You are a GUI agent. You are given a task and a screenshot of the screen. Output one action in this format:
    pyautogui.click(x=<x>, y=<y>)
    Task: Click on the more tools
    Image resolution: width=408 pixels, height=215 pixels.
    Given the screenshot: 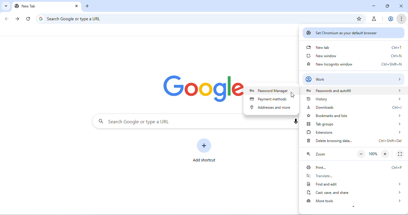 What is the action you would take?
    pyautogui.click(x=354, y=200)
    